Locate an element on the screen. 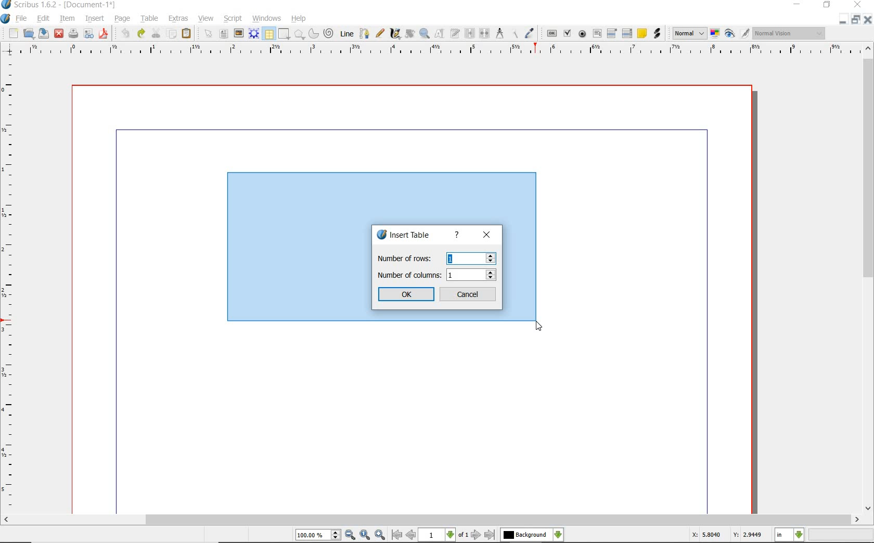  help is located at coordinates (457, 235).